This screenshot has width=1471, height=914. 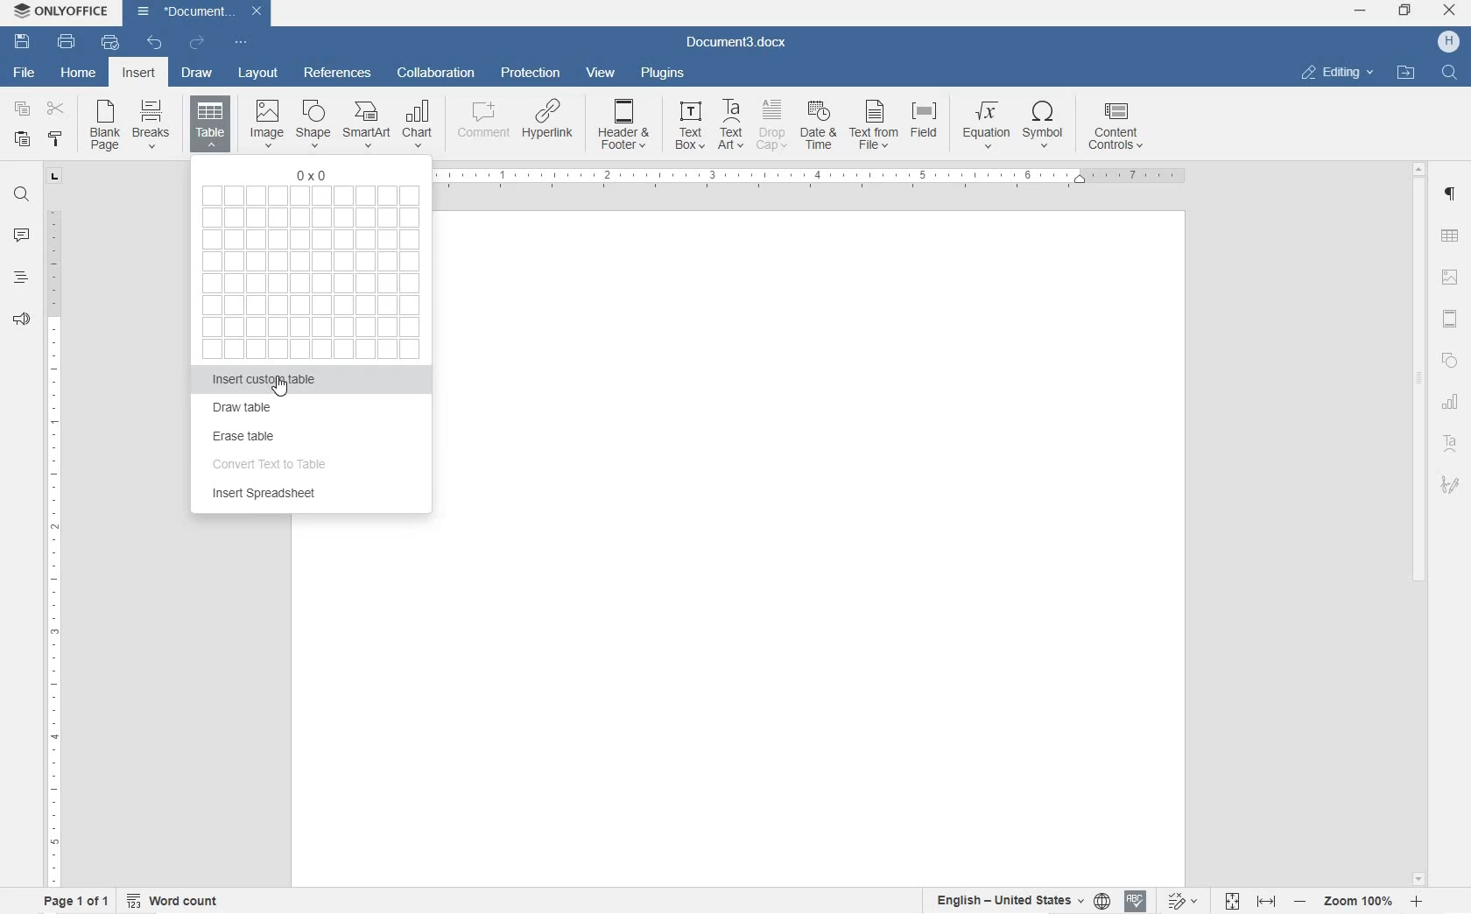 I want to click on open file location, so click(x=1406, y=74).